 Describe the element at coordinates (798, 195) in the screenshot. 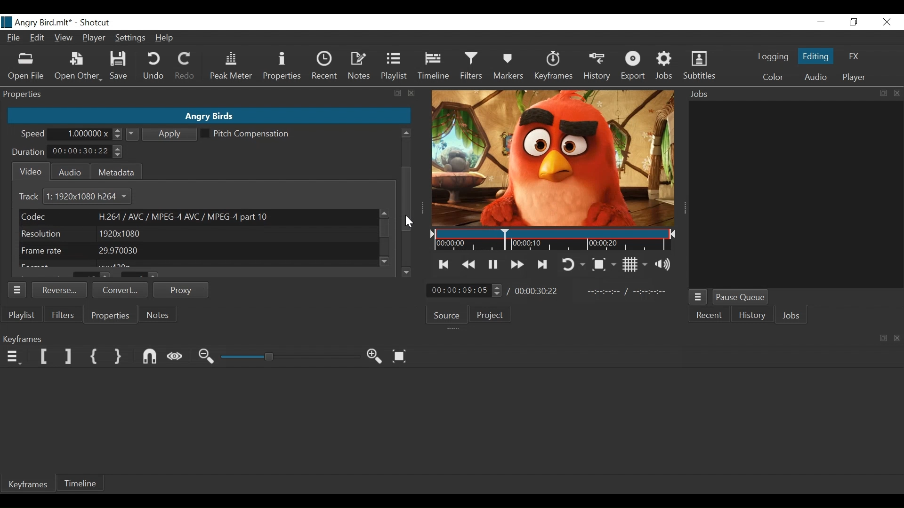

I see `Jobs Panel` at that location.